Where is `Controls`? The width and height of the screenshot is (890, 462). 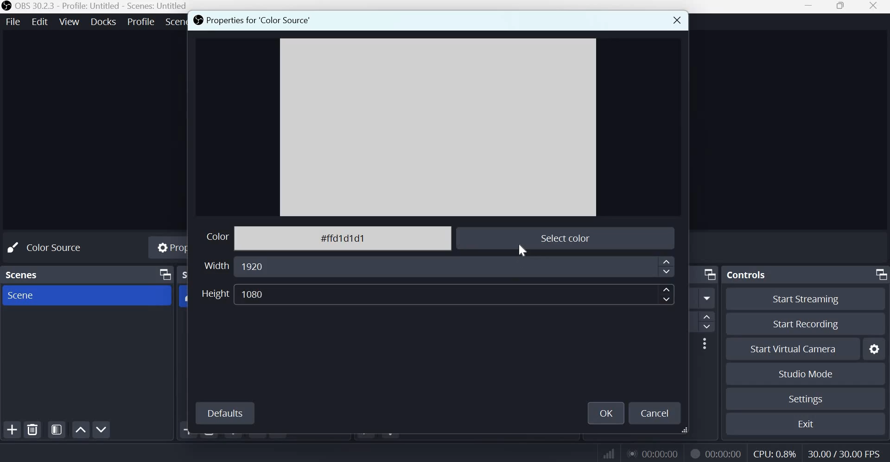 Controls is located at coordinates (749, 273).